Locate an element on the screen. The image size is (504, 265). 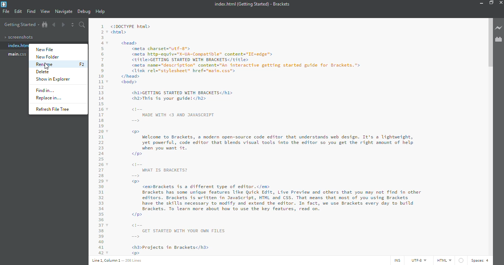
getting started is located at coordinates (21, 25).